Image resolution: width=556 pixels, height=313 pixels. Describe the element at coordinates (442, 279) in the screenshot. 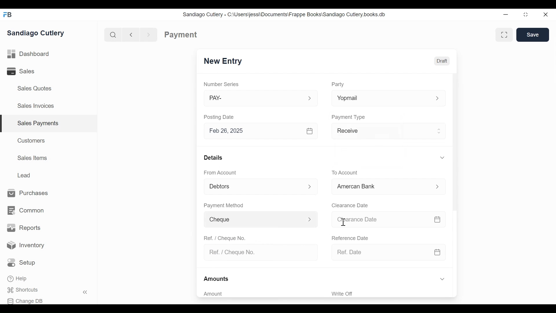

I see `Expand` at that location.